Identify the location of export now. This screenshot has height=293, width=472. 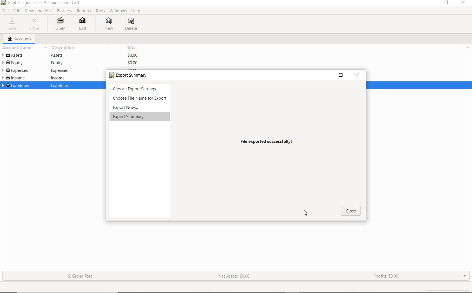
(142, 74).